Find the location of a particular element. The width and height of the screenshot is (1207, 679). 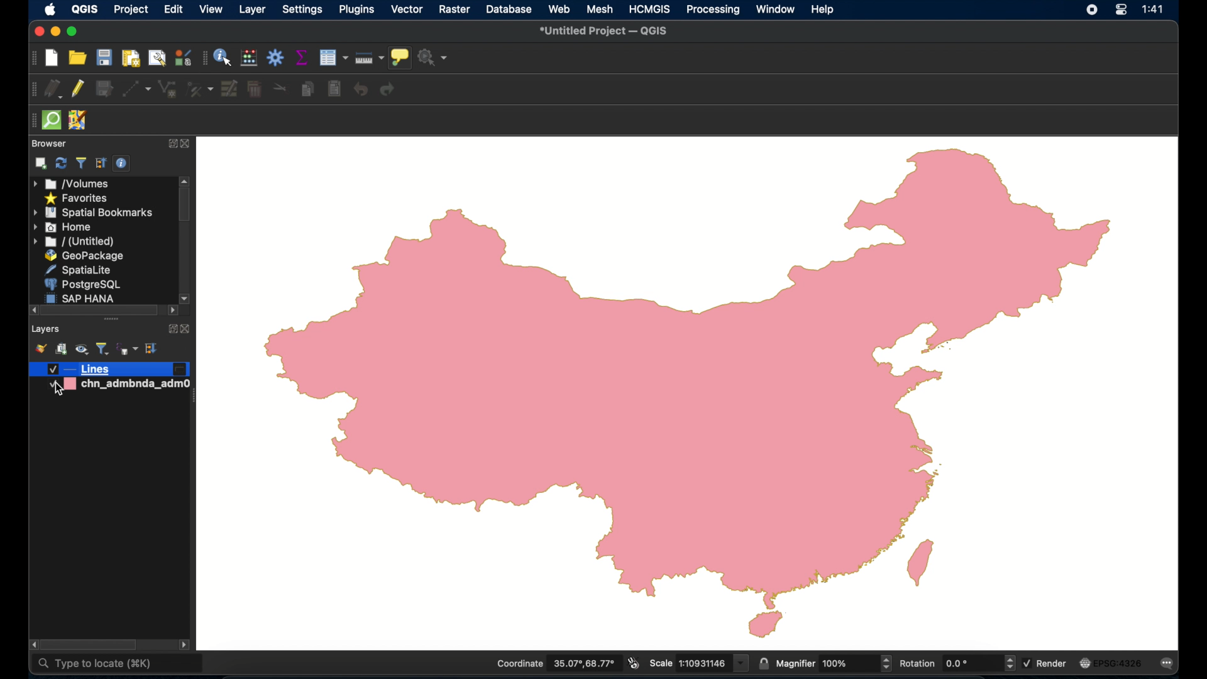

print layout is located at coordinates (130, 58).